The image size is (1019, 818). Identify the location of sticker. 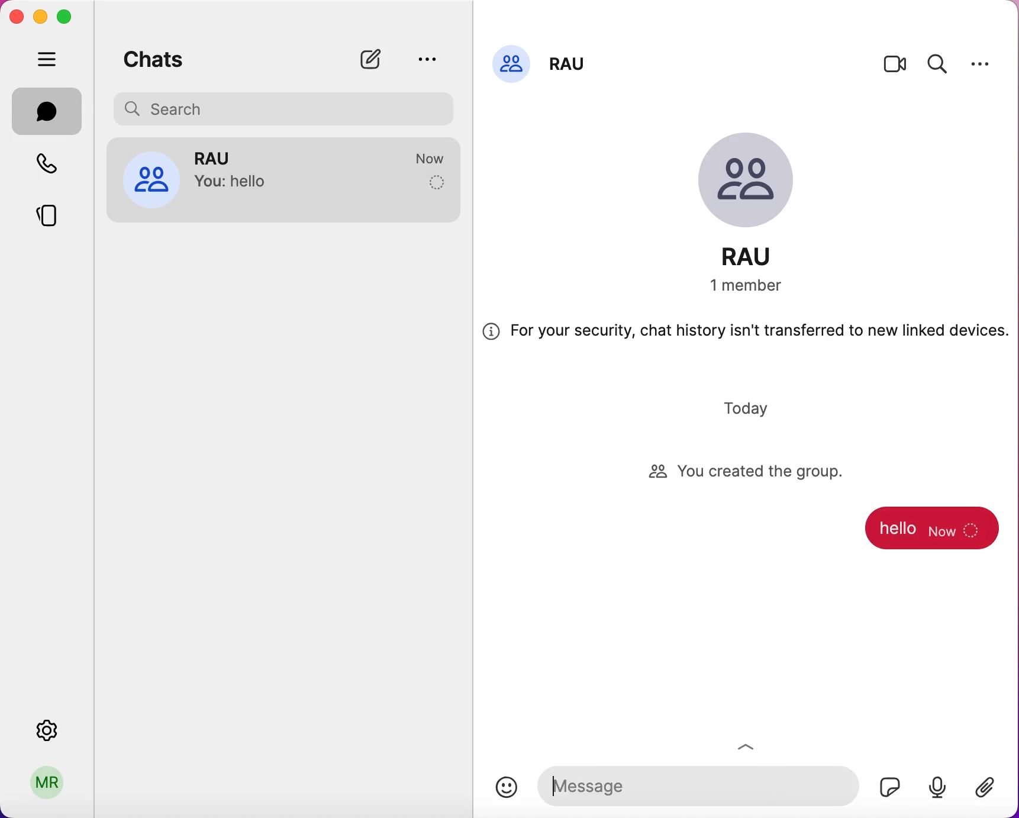
(886, 784).